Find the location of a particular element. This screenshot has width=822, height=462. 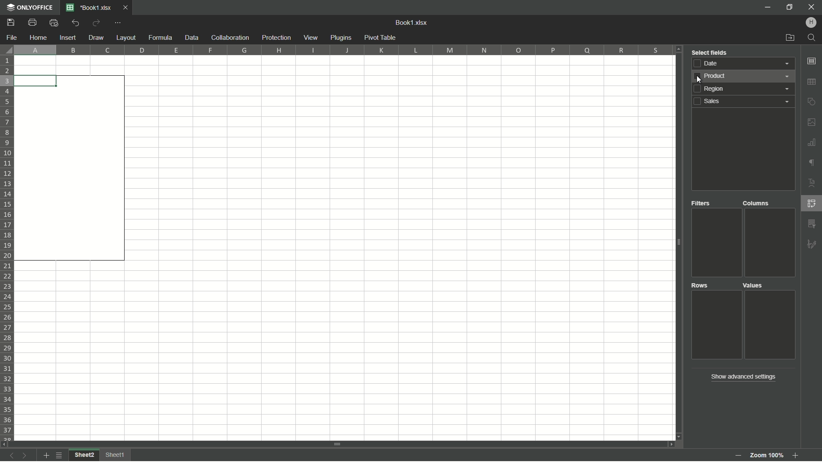

Layout is located at coordinates (125, 37).